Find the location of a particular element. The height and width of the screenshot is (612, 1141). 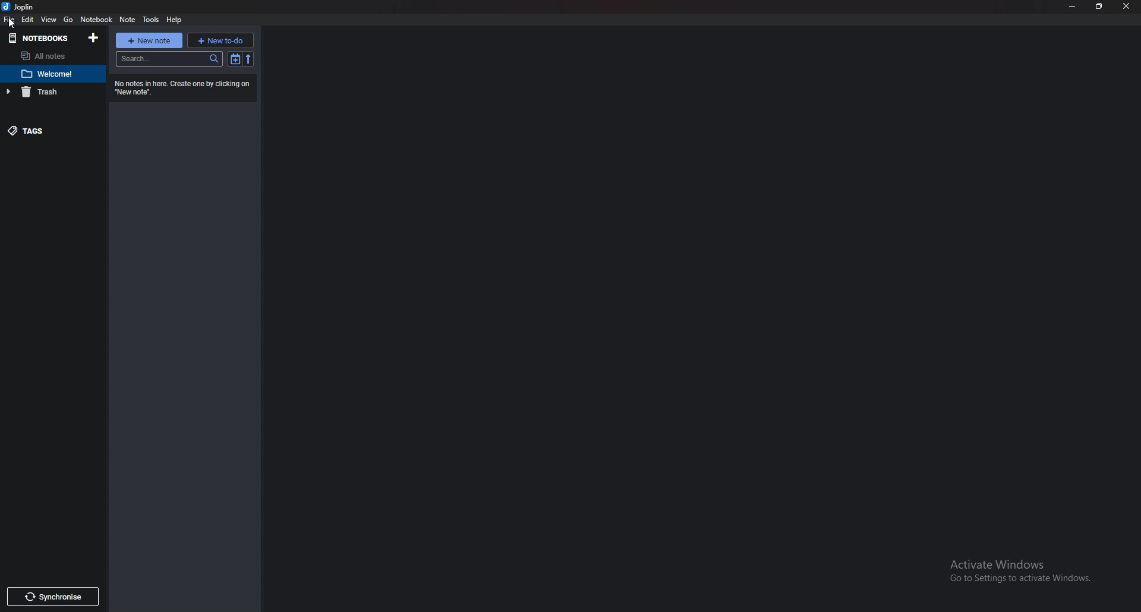

Resize is located at coordinates (1101, 6).